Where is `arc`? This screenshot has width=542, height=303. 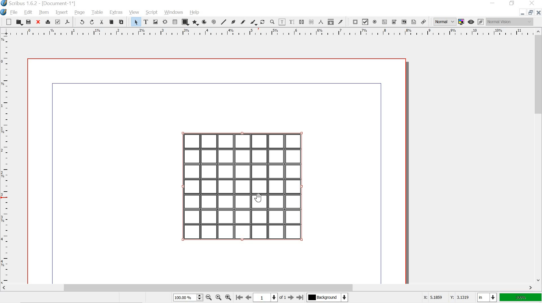
arc is located at coordinates (204, 21).